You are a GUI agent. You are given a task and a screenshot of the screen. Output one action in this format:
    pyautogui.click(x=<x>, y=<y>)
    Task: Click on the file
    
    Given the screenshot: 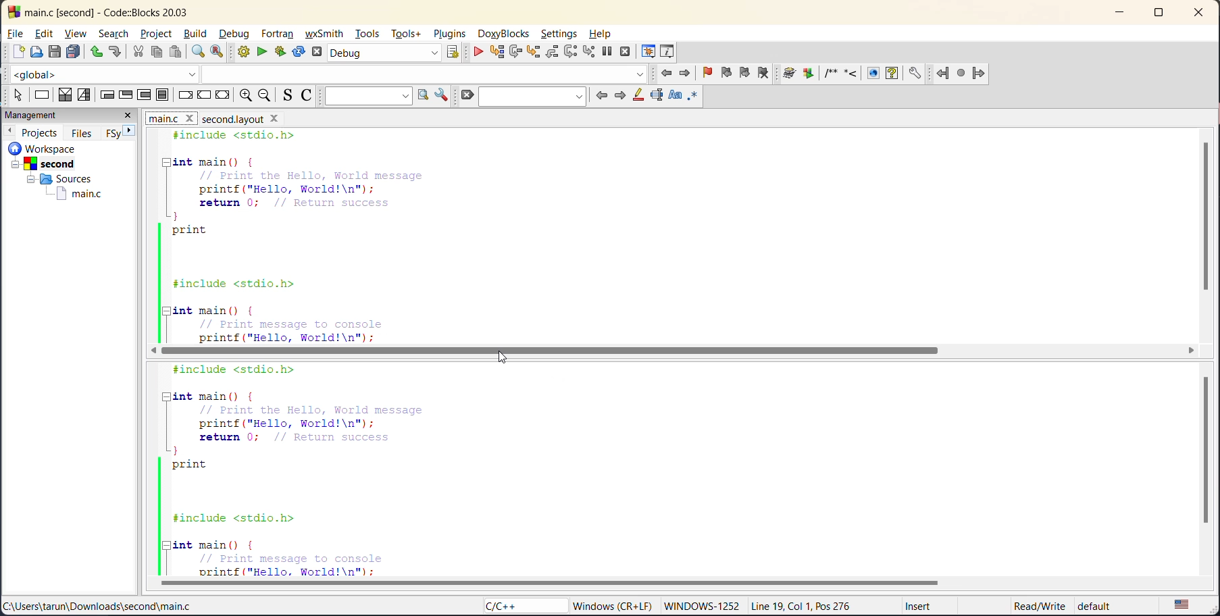 What is the action you would take?
    pyautogui.click(x=16, y=32)
    